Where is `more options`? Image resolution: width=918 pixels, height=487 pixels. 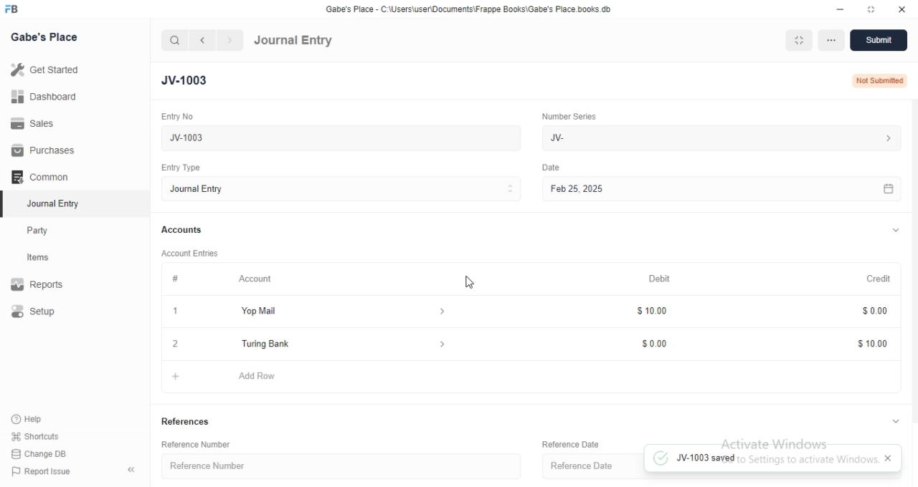 more options is located at coordinates (831, 41).